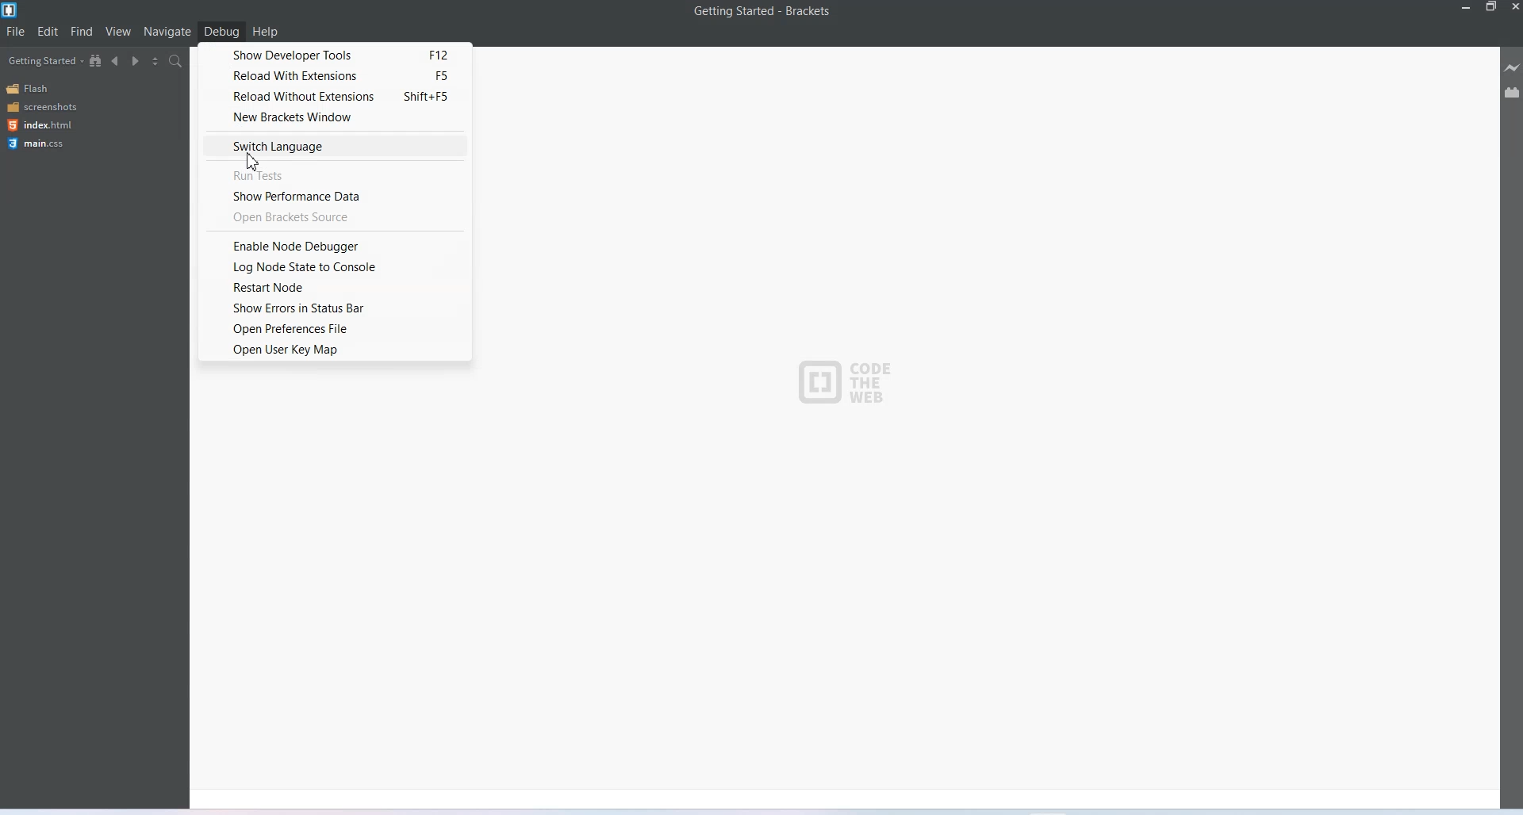  Describe the element at coordinates (332, 95) in the screenshot. I see `Reload without extensions` at that location.